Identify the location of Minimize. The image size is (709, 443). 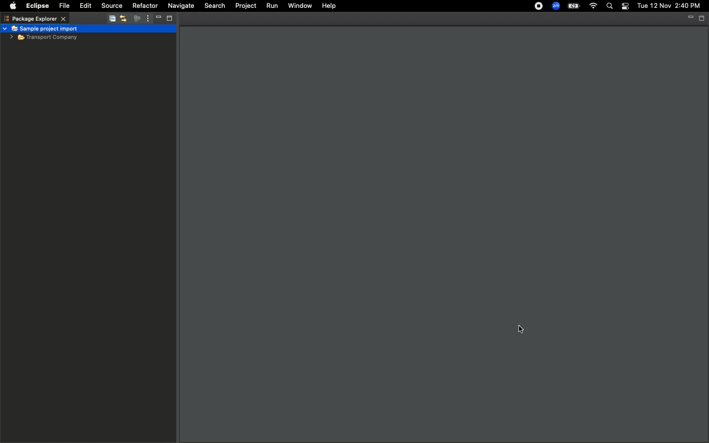
(156, 19).